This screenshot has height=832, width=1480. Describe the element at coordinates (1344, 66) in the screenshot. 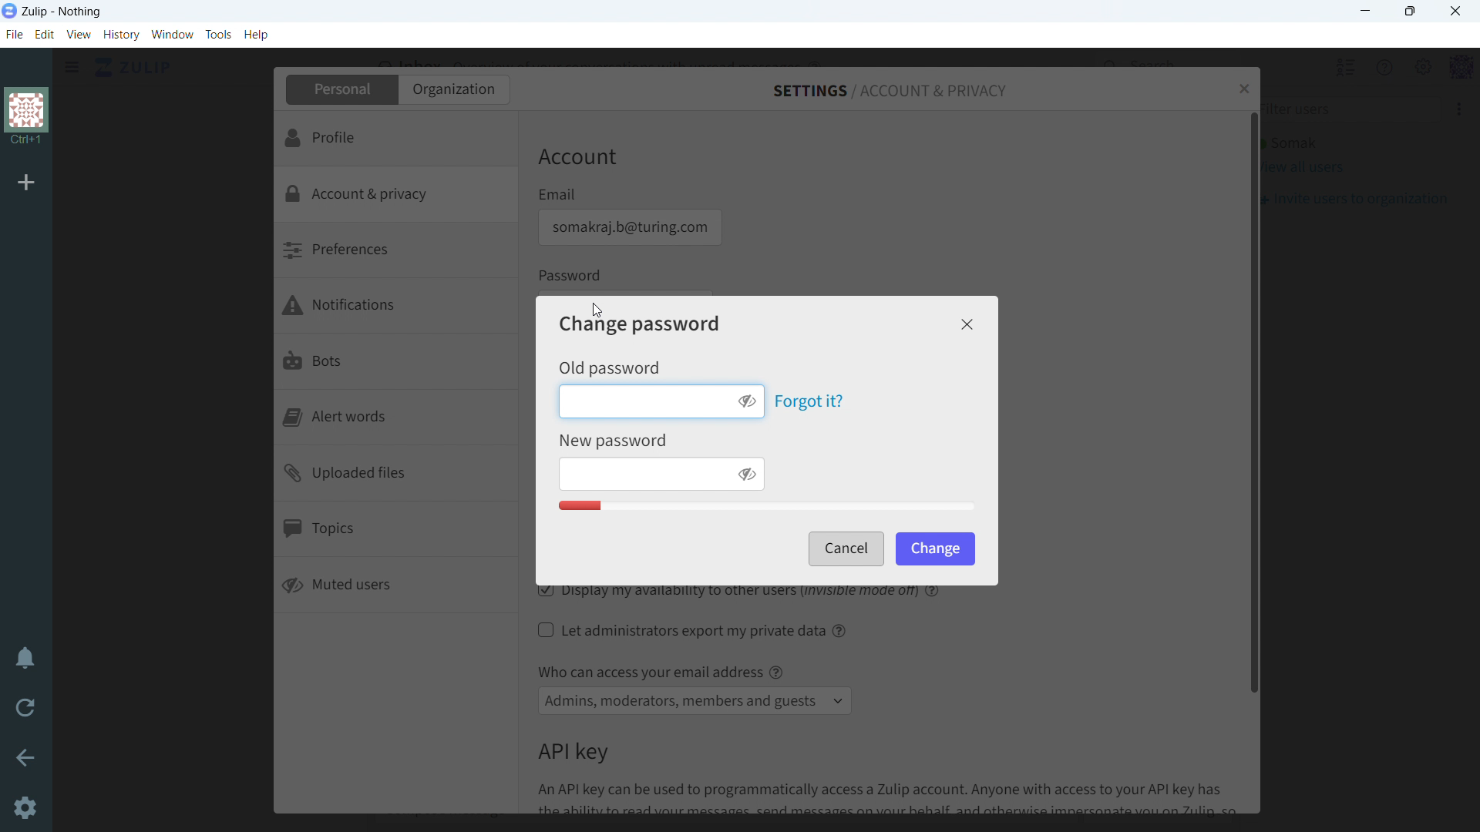

I see `hide all users` at that location.